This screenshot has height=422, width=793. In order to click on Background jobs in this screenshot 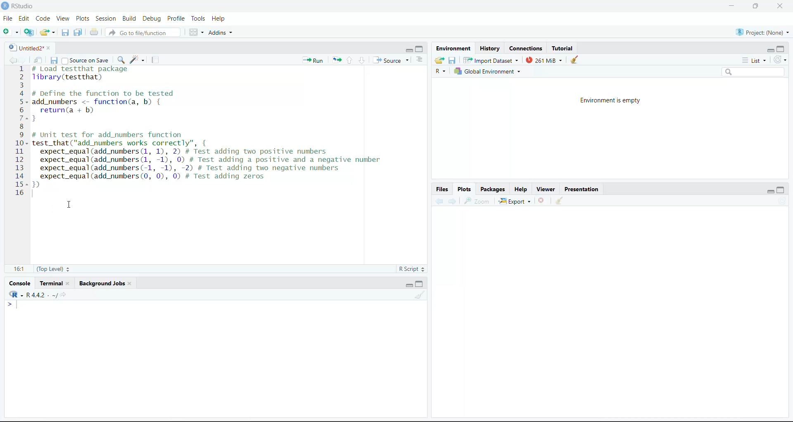, I will do `click(106, 283)`.